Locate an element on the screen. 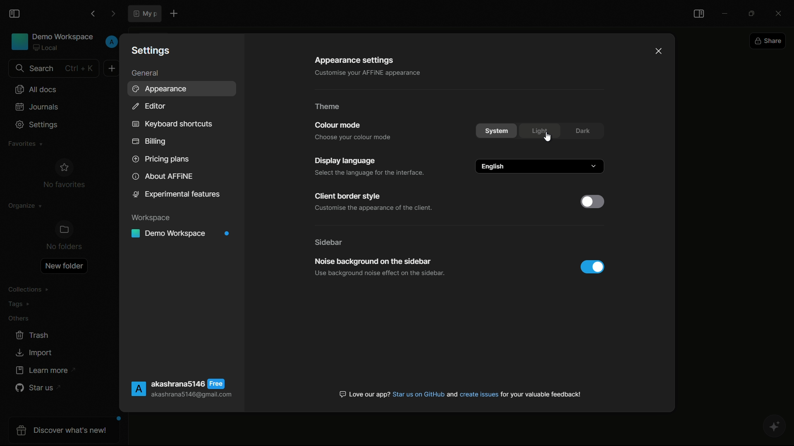  document tab is located at coordinates (145, 13).